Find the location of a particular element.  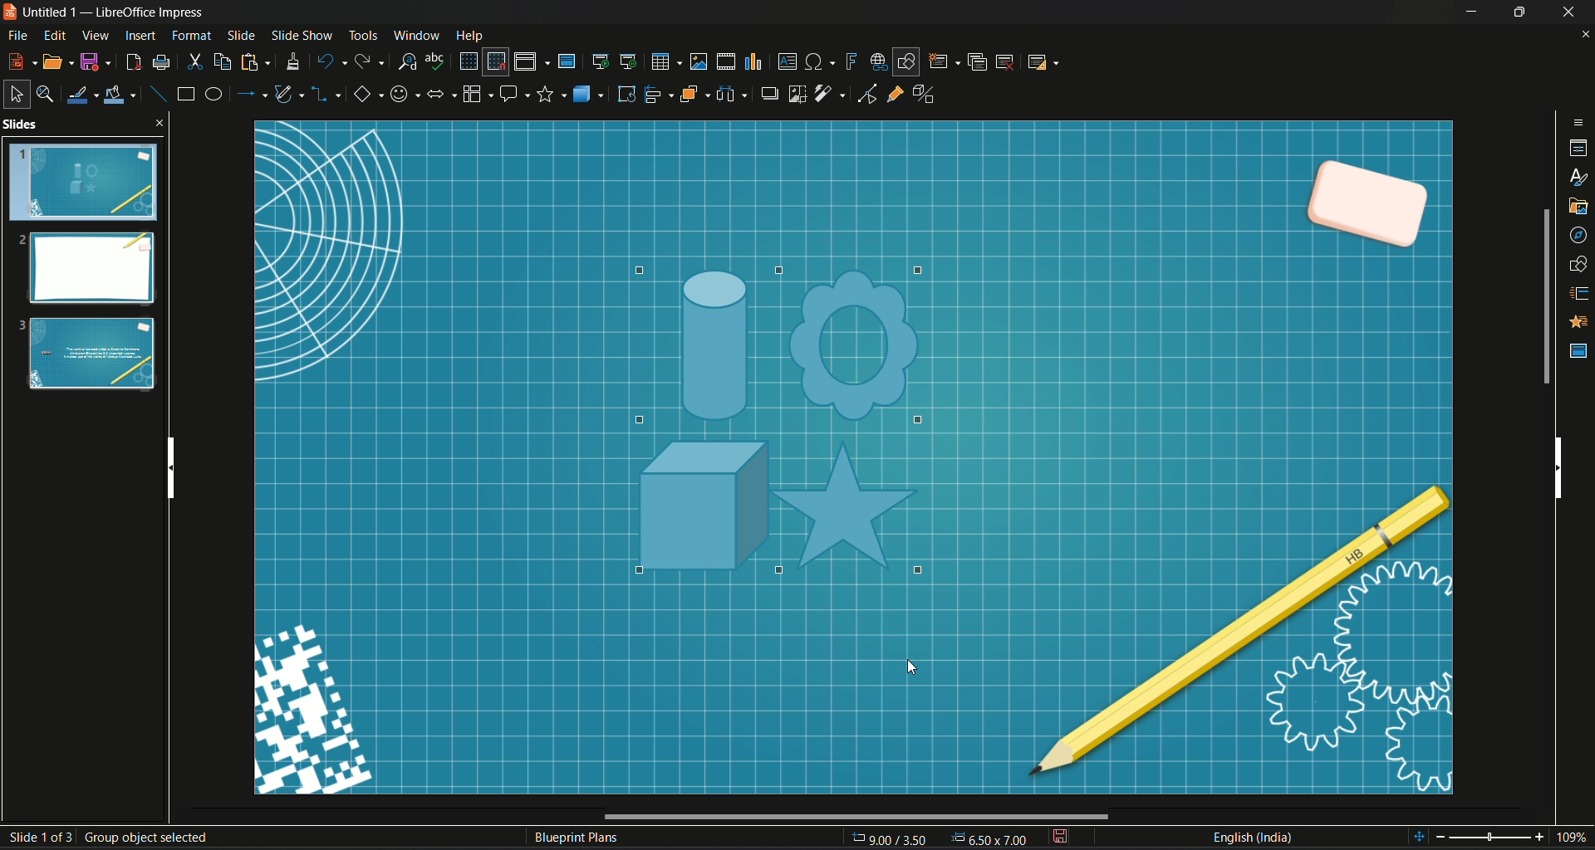

new is located at coordinates (22, 60).